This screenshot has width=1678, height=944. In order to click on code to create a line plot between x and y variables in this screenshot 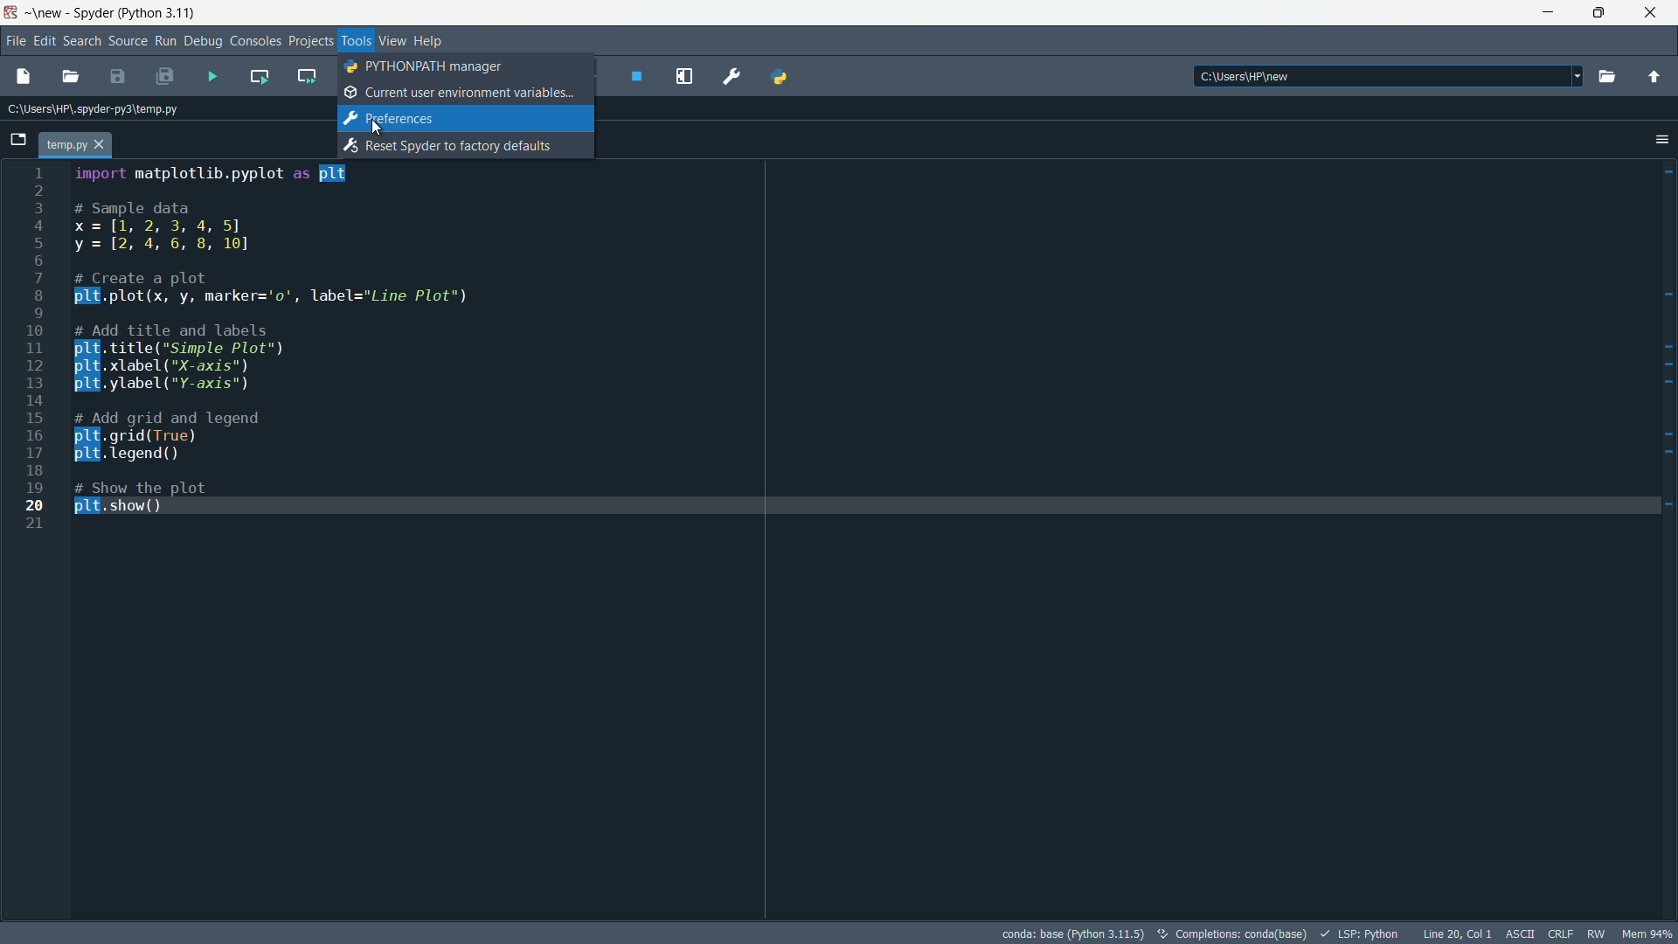, I will do `click(286, 345)`.